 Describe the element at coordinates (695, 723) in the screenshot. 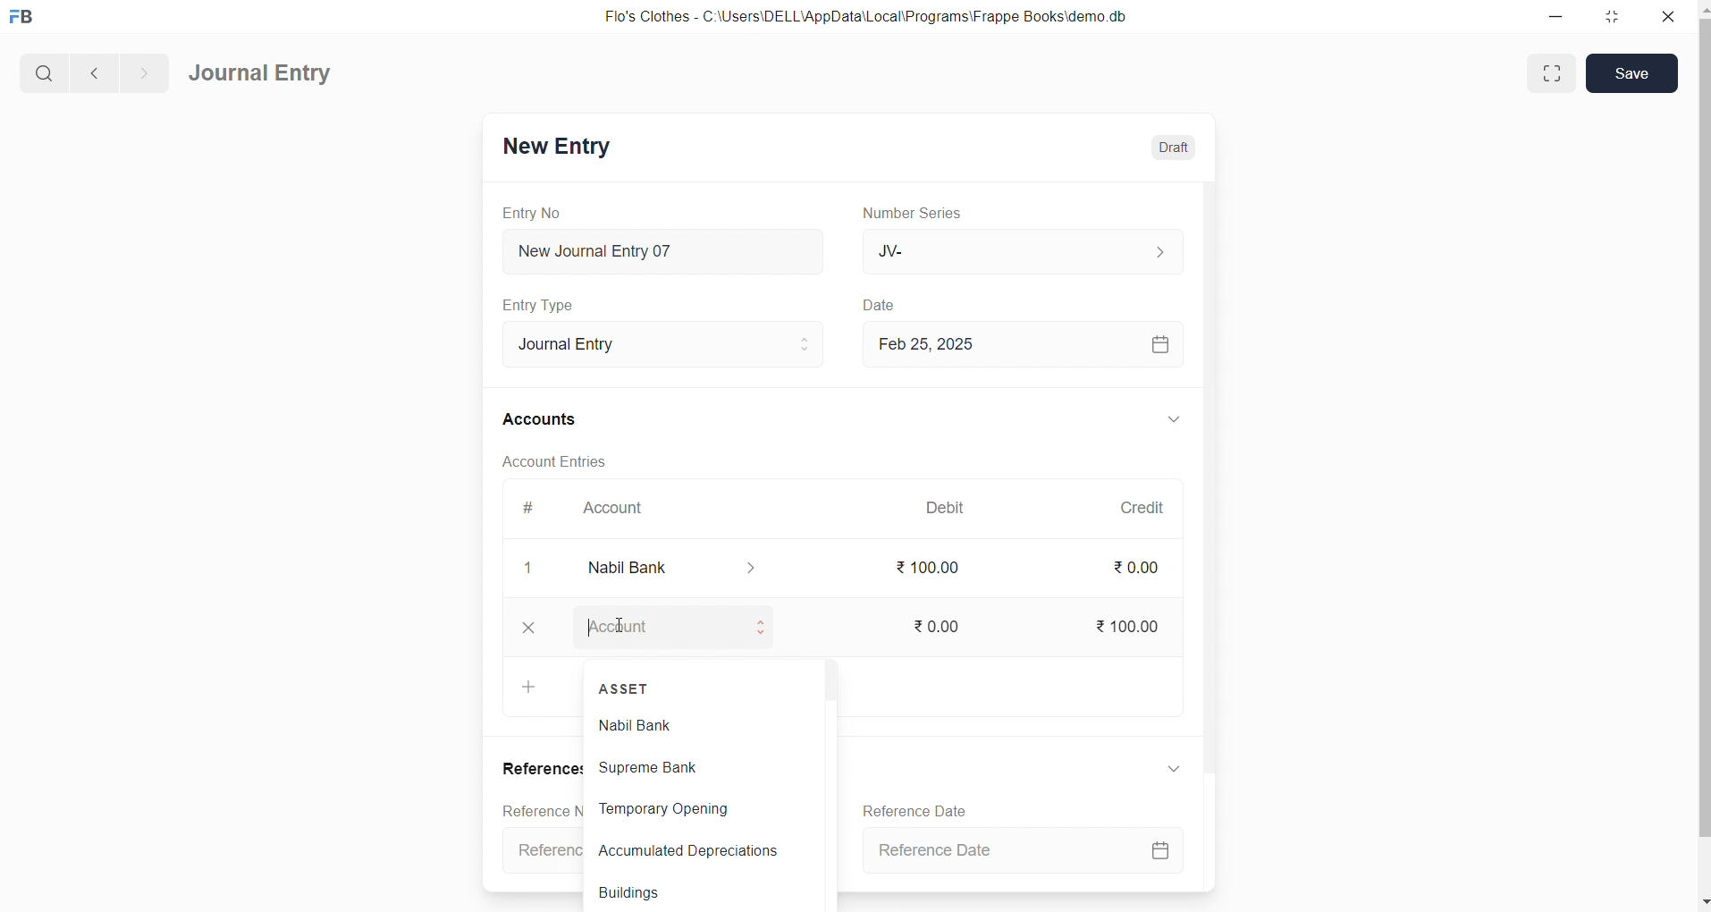

I see `Nabil Bank` at that location.